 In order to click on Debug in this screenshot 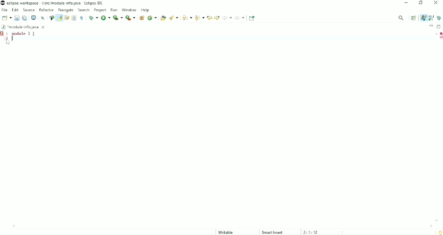, I will do `click(439, 18)`.